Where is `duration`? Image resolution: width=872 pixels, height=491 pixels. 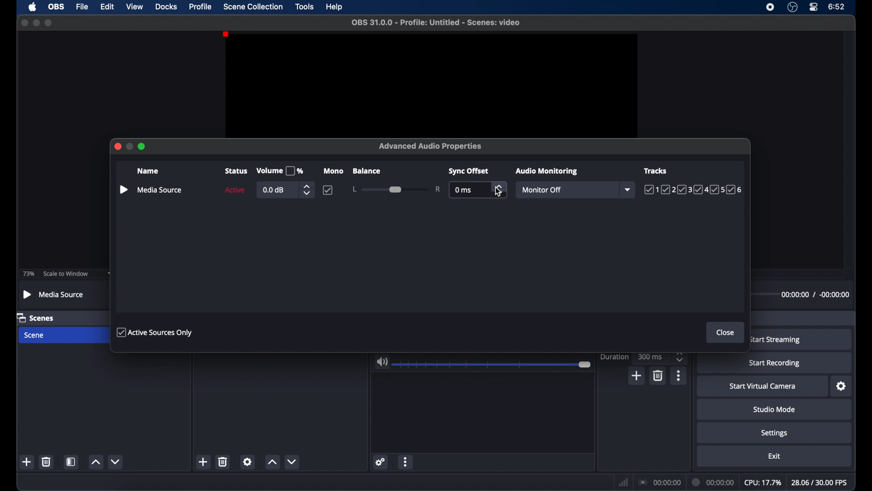
duration is located at coordinates (615, 356).